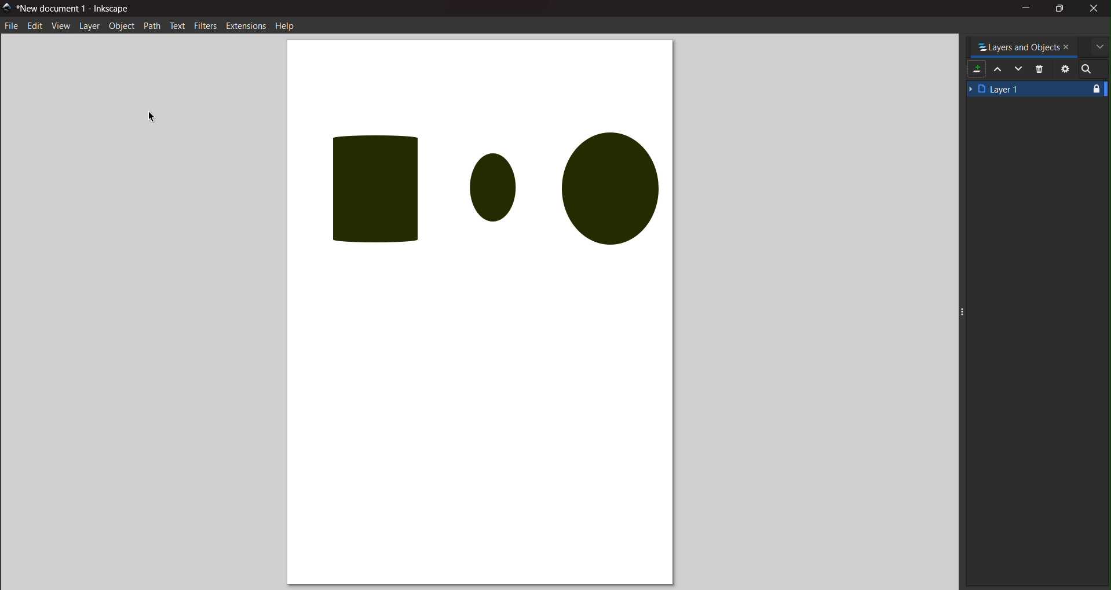  What do you see at coordinates (963, 310) in the screenshot?
I see `expand` at bounding box center [963, 310].